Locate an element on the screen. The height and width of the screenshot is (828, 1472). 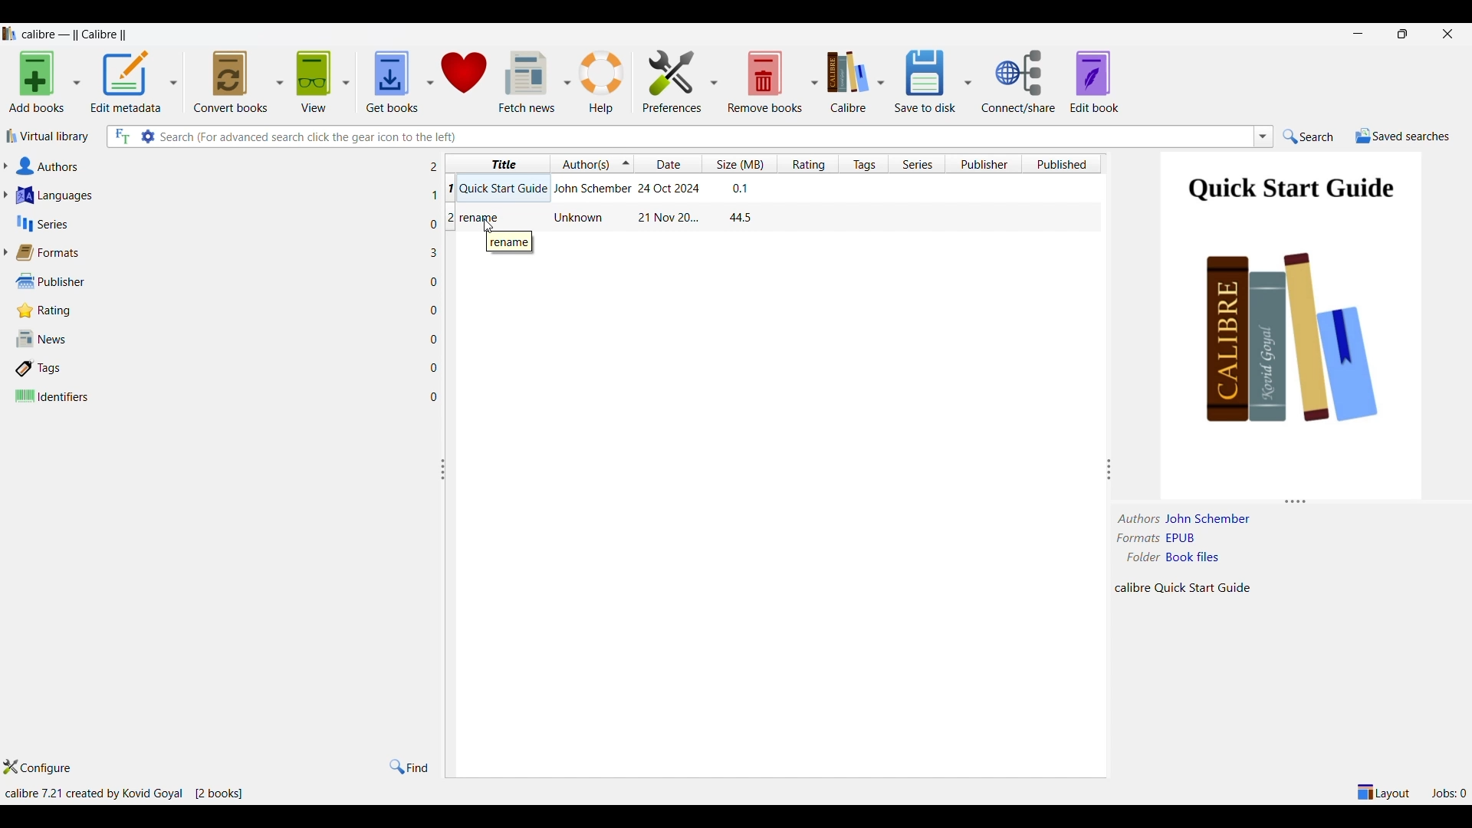
Software logo is located at coordinates (10, 34).